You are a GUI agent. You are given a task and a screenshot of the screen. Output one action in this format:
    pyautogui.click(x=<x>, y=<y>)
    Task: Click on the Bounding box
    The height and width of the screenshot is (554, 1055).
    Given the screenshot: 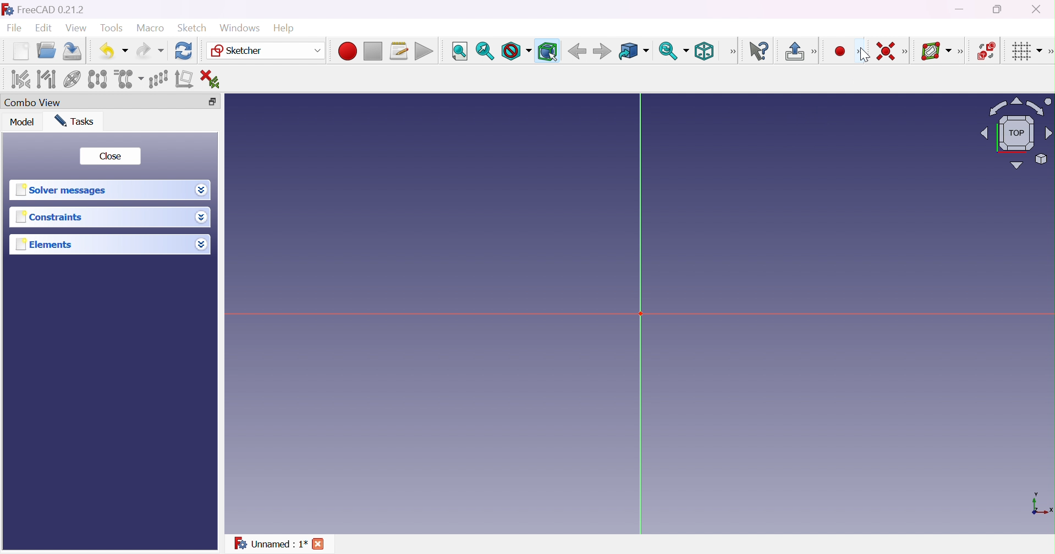 What is the action you would take?
    pyautogui.click(x=547, y=51)
    